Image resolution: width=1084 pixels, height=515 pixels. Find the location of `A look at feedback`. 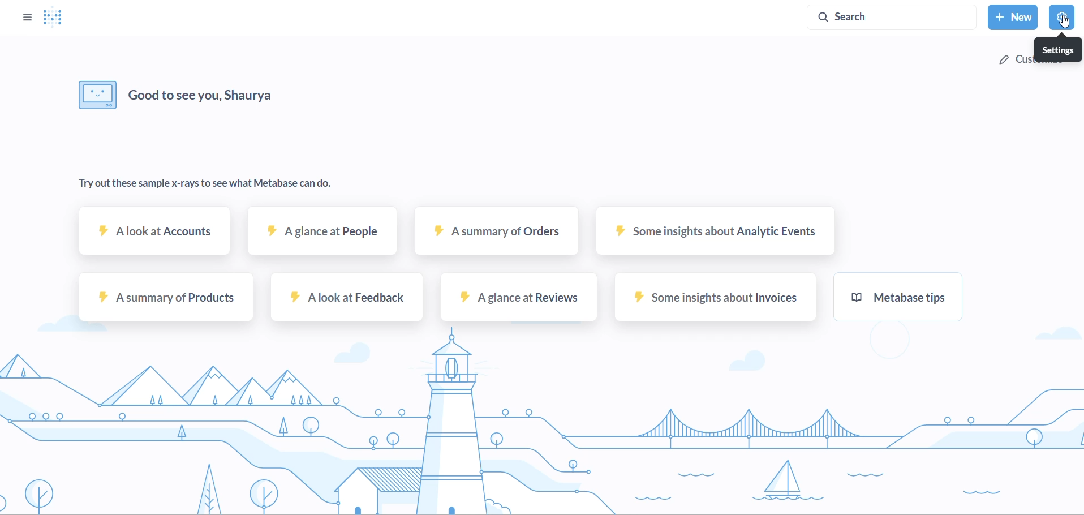

A look at feedback is located at coordinates (346, 301).